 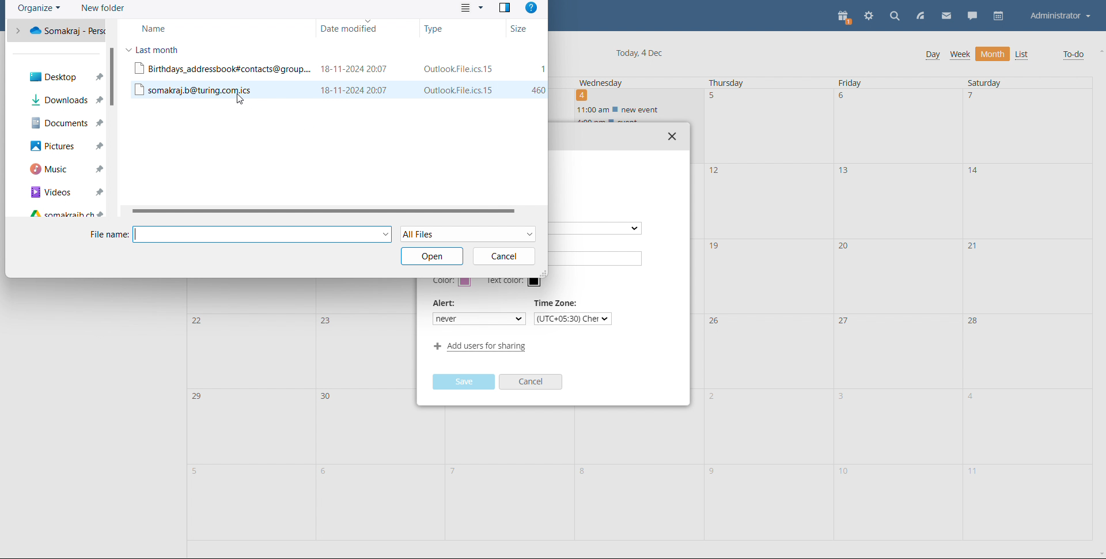 What do you see at coordinates (260, 232) in the screenshot?
I see `input file name` at bounding box center [260, 232].